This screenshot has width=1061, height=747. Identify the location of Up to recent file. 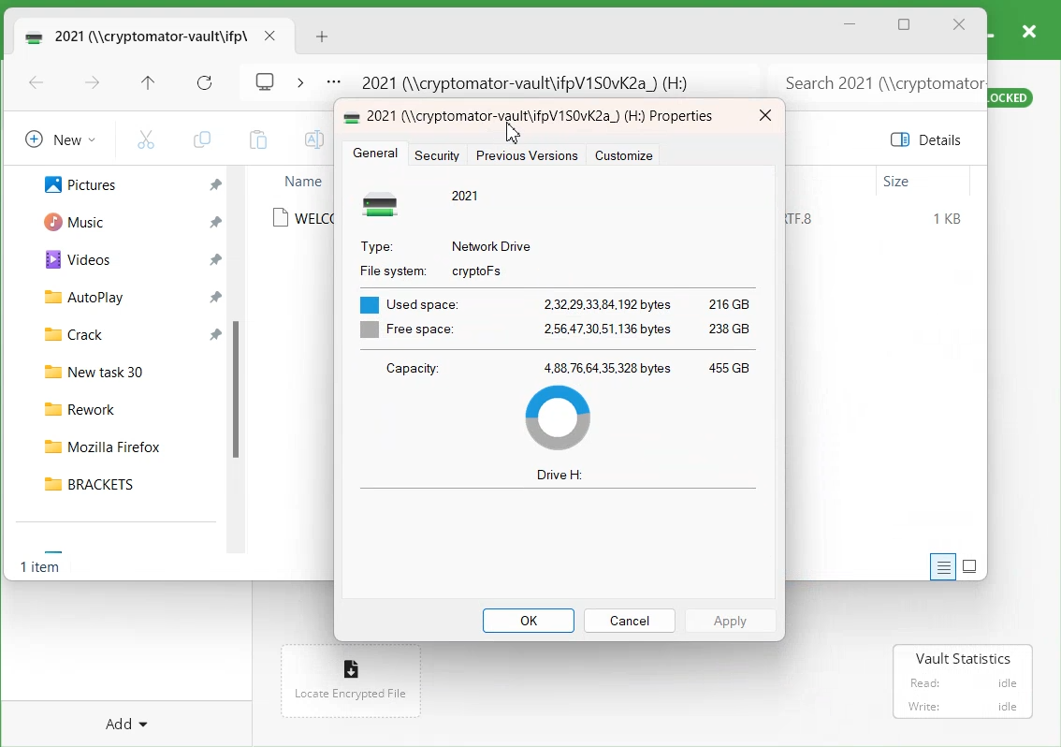
(148, 84).